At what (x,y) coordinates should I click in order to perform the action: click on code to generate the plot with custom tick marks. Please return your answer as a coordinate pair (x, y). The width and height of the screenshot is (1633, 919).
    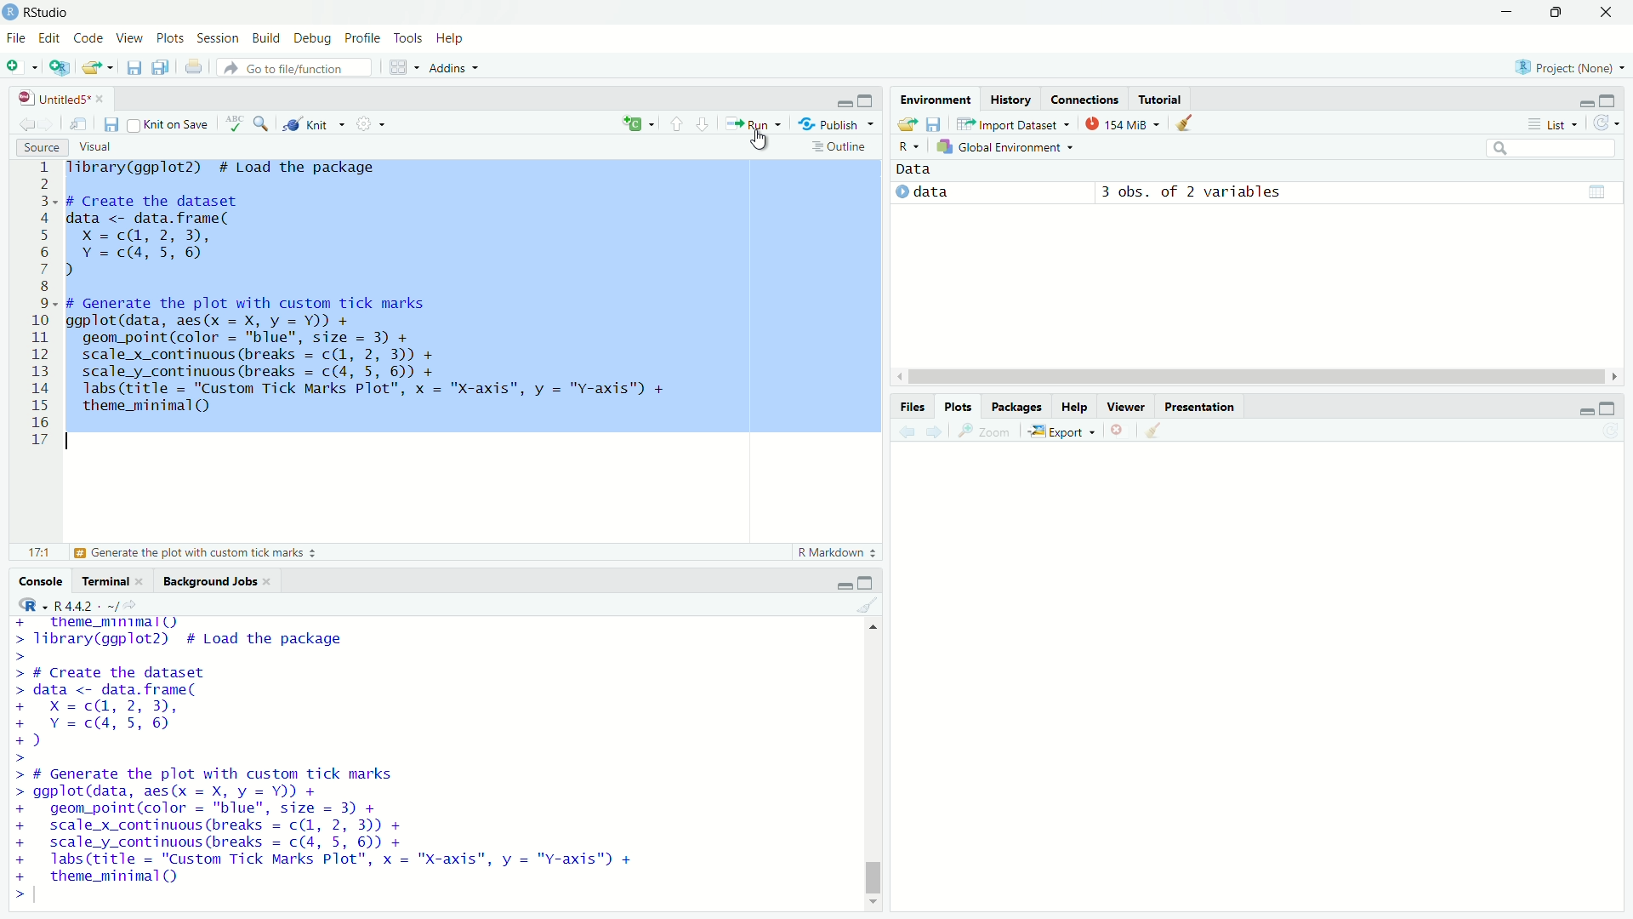
    Looking at the image, I should click on (379, 361).